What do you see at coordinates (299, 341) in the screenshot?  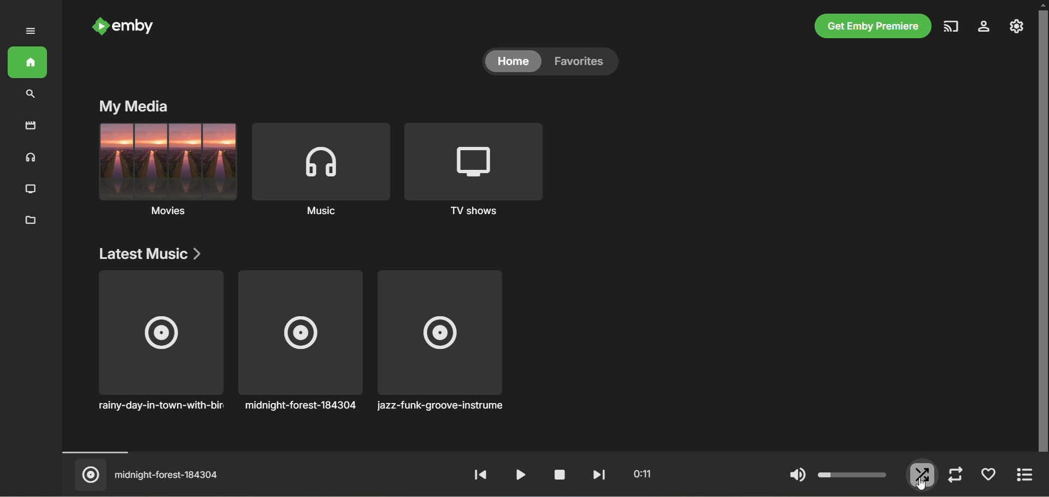 I see `midnight-forest-184304` at bounding box center [299, 341].